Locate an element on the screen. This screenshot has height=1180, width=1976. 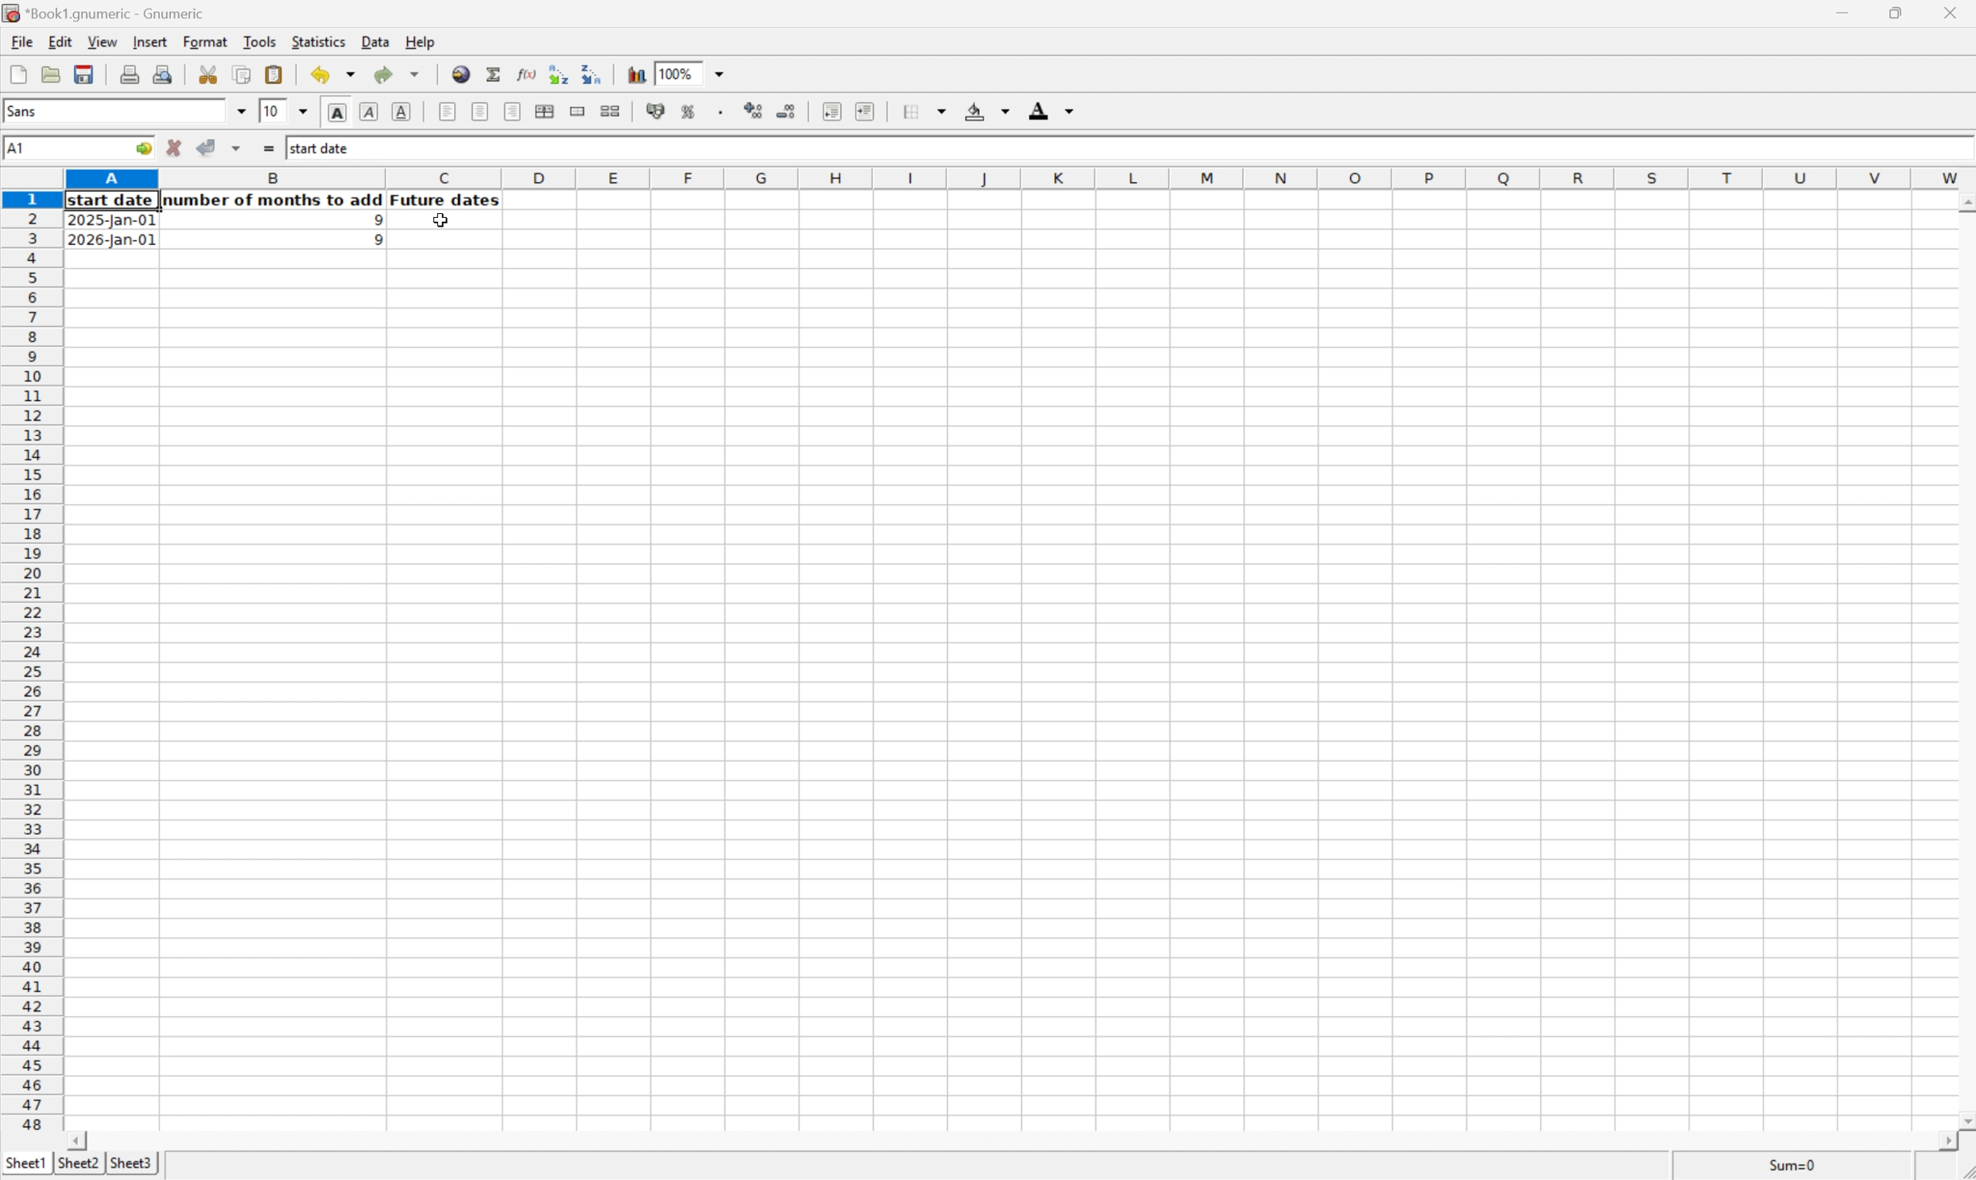
Help is located at coordinates (420, 41).